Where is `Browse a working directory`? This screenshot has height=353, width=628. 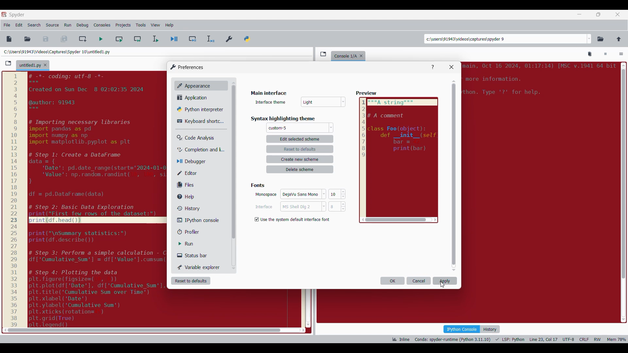 Browse a working directory is located at coordinates (601, 39).